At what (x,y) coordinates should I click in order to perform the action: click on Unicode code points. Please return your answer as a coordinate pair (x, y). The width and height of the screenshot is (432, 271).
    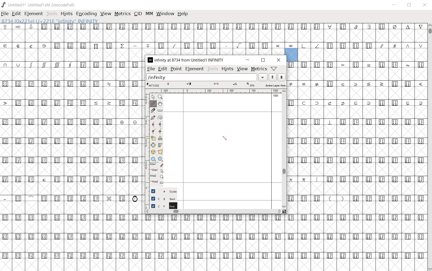
    Looking at the image, I should click on (357, 160).